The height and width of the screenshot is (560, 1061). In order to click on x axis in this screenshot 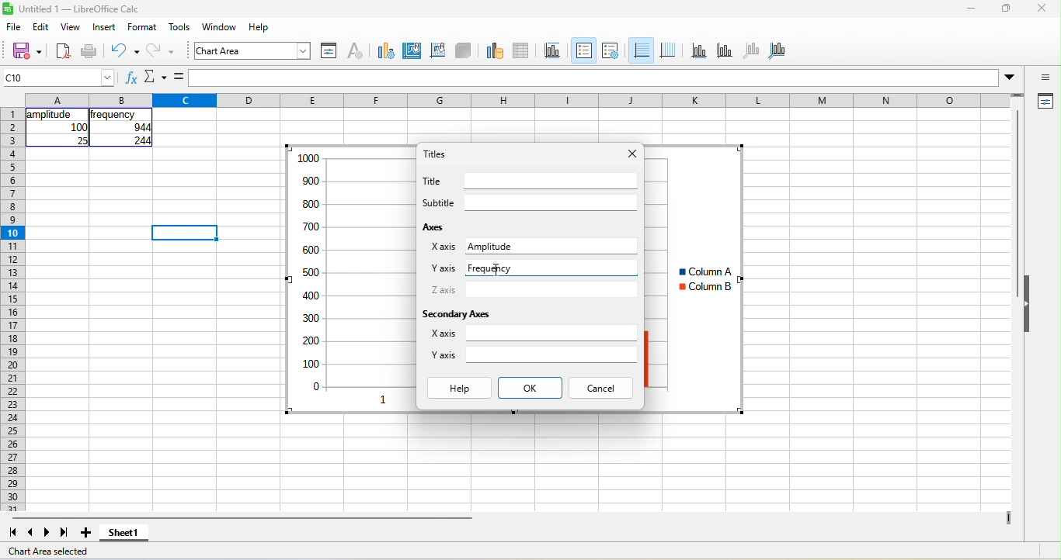, I will do `click(699, 51)`.